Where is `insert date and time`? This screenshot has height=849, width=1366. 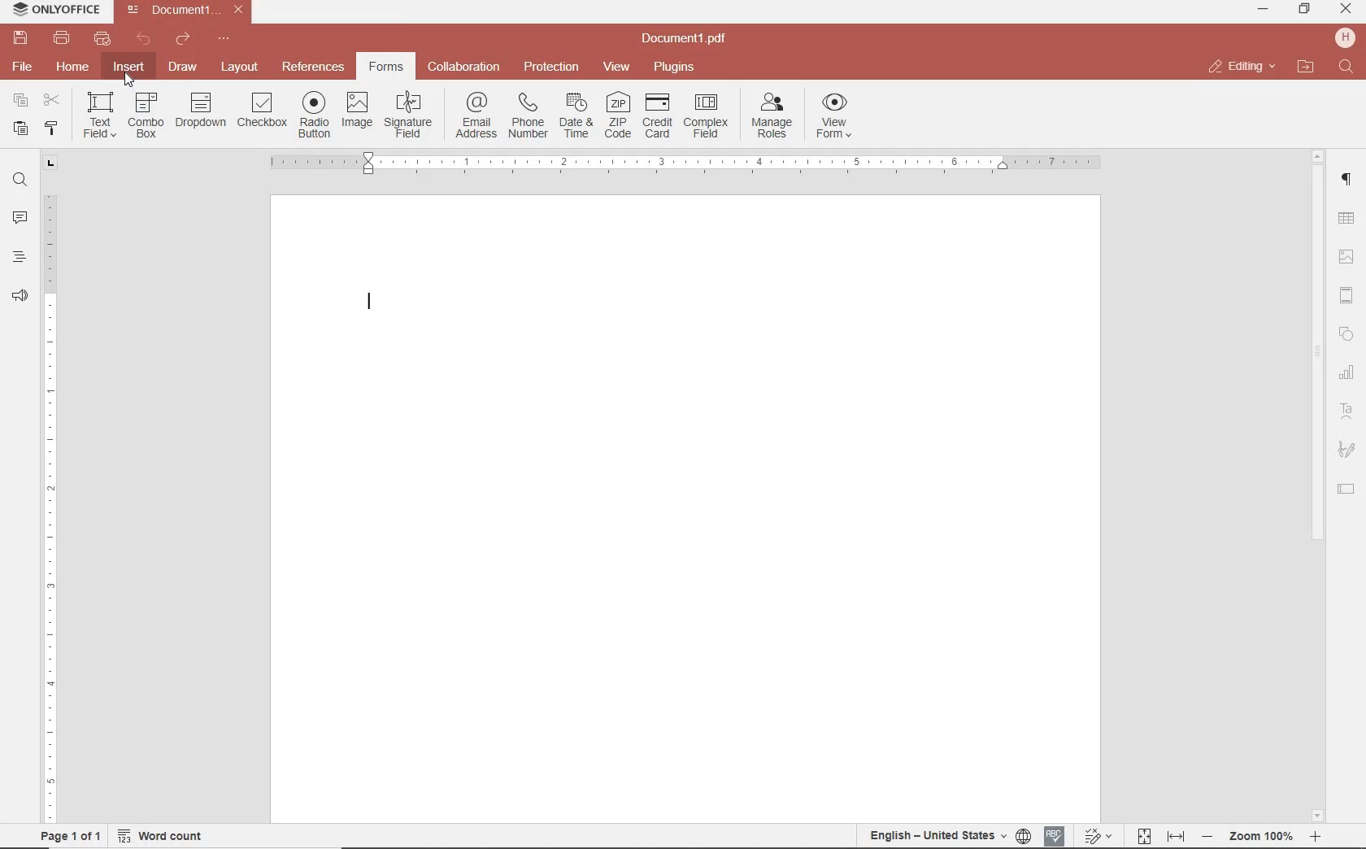 insert date and time is located at coordinates (575, 115).